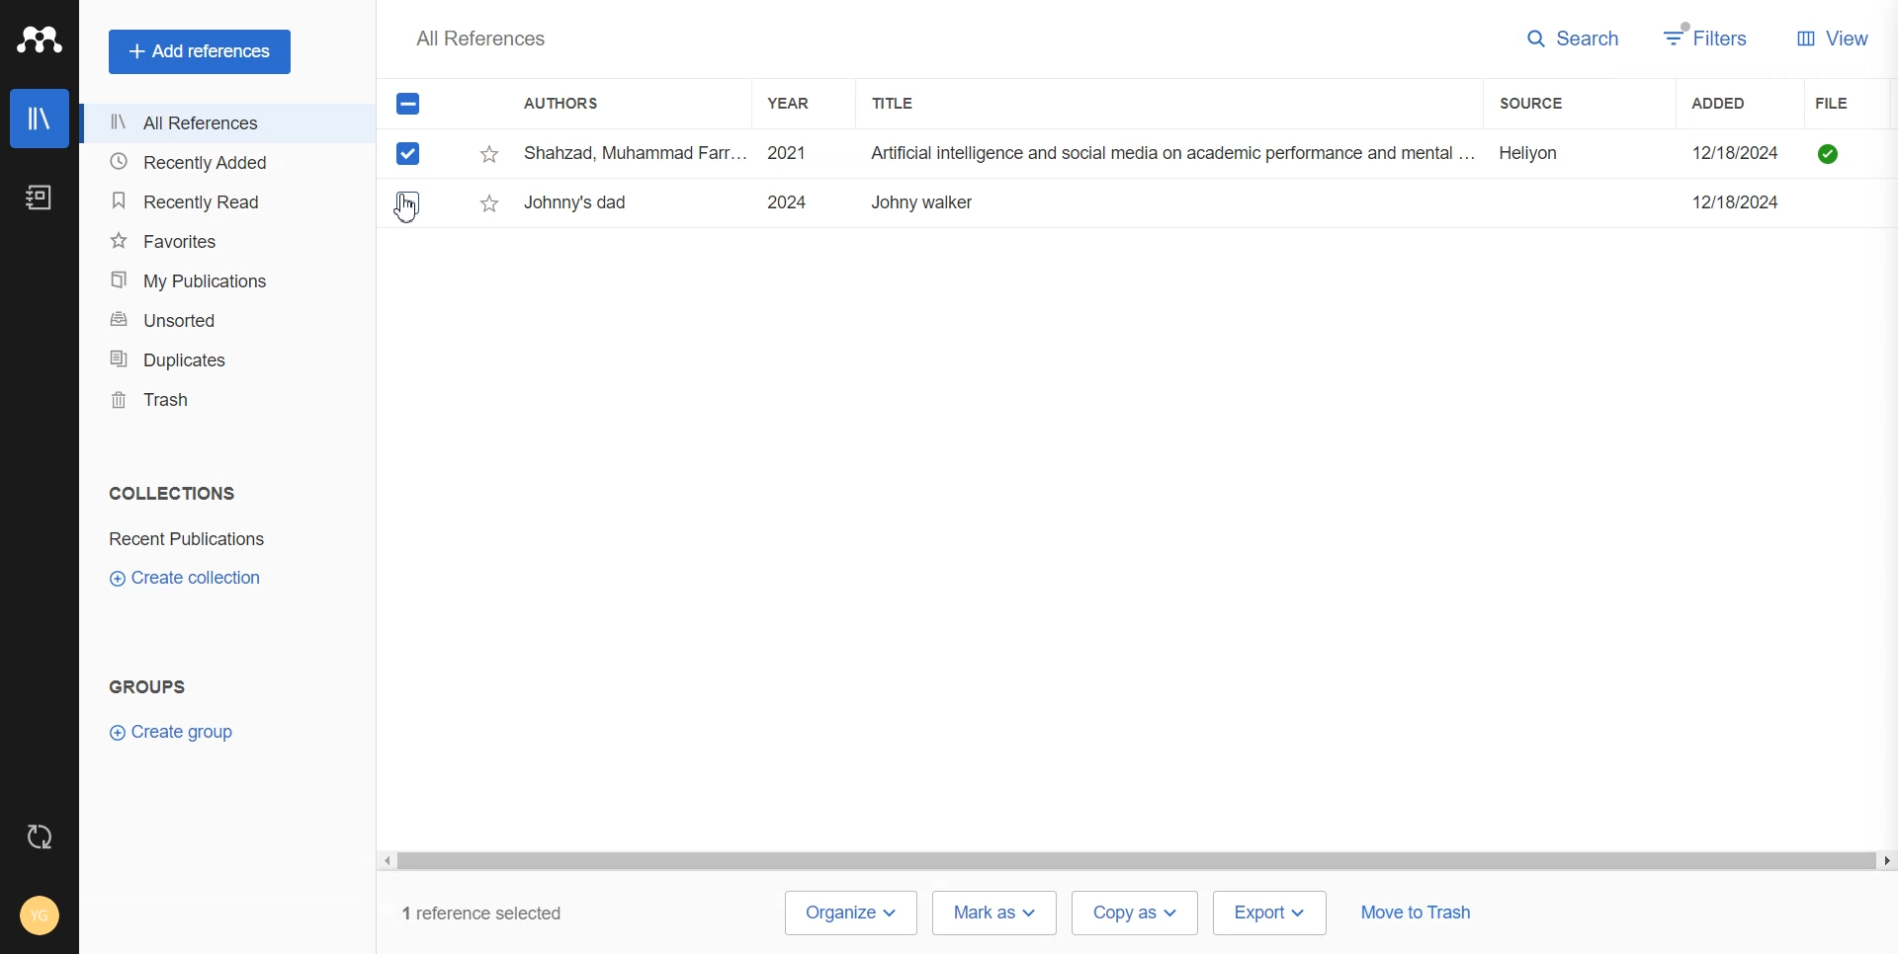 The width and height of the screenshot is (1898, 954). Describe the element at coordinates (168, 493) in the screenshot. I see `text 1` at that location.